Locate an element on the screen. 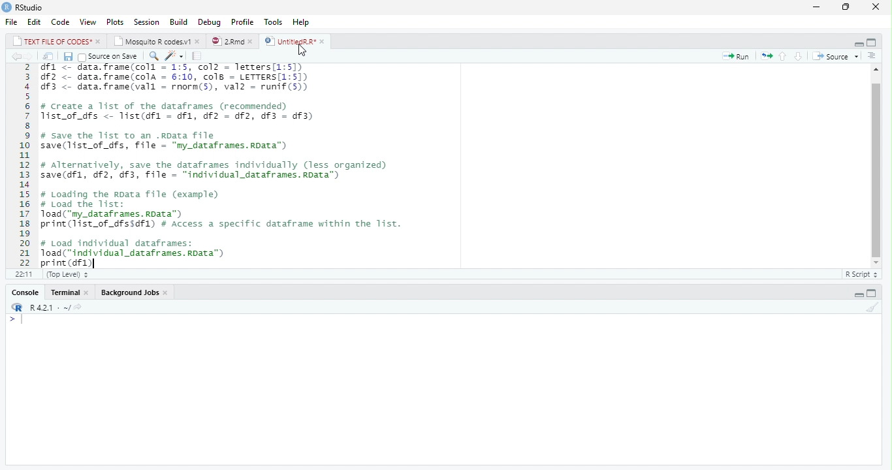 The width and height of the screenshot is (892, 470). TEXT FILE OF CODES* is located at coordinates (55, 40).